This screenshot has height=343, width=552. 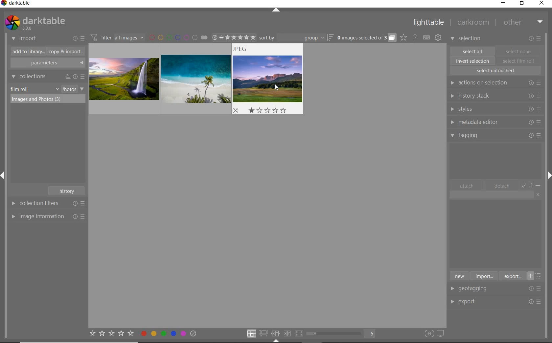 What do you see at coordinates (68, 190) in the screenshot?
I see `history` at bounding box center [68, 190].